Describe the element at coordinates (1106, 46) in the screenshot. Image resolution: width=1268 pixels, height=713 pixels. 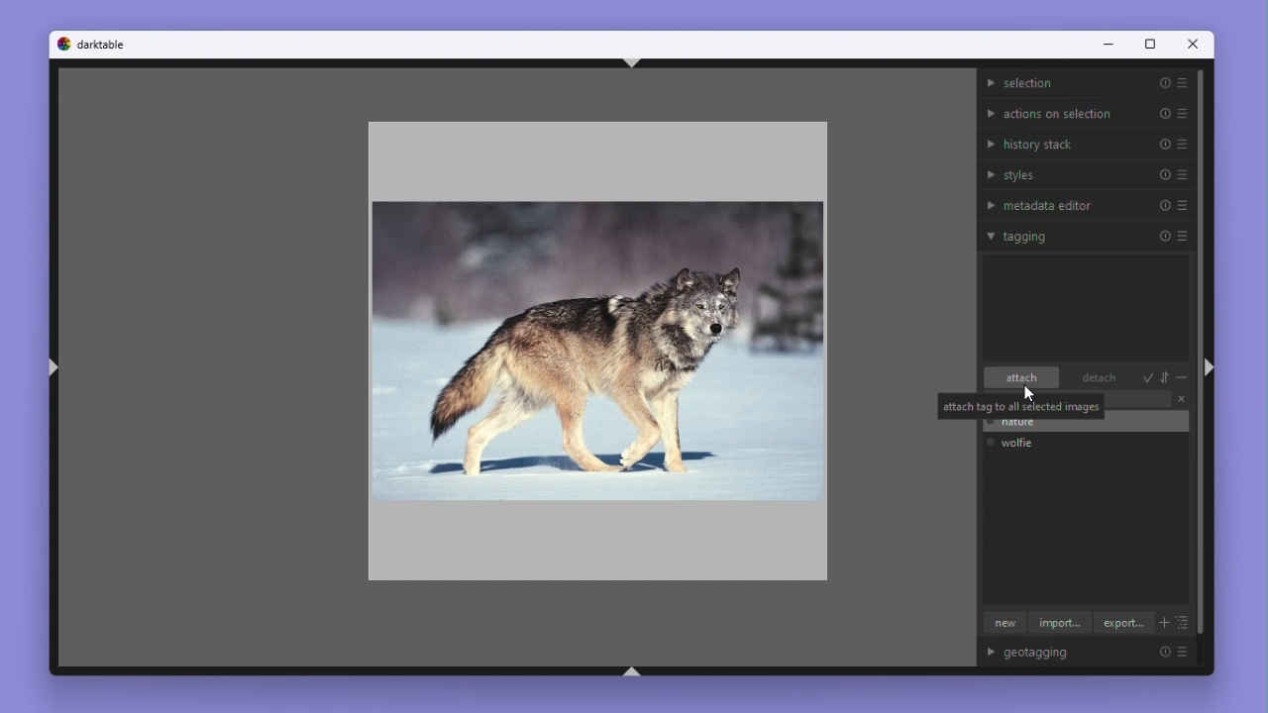
I see `Minimise` at that location.